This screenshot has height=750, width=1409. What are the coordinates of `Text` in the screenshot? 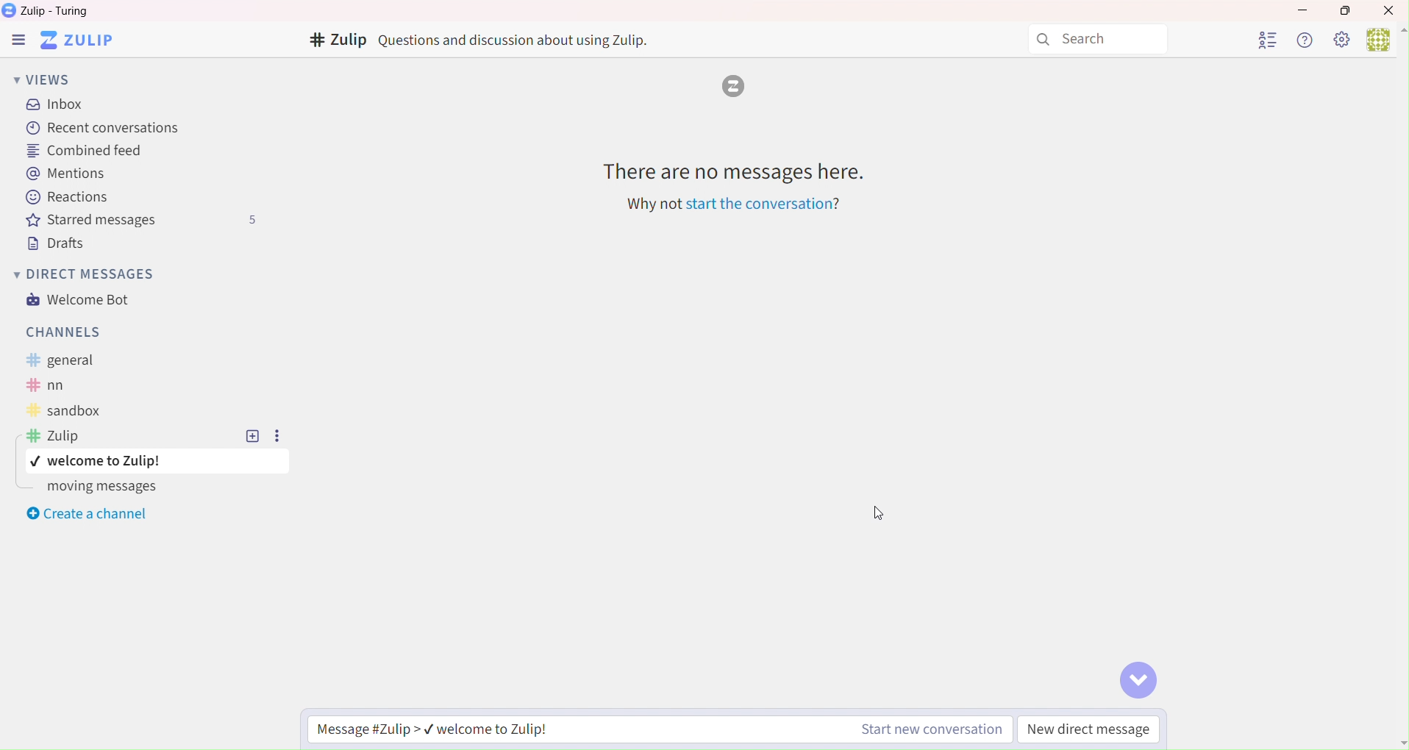 It's located at (735, 172).